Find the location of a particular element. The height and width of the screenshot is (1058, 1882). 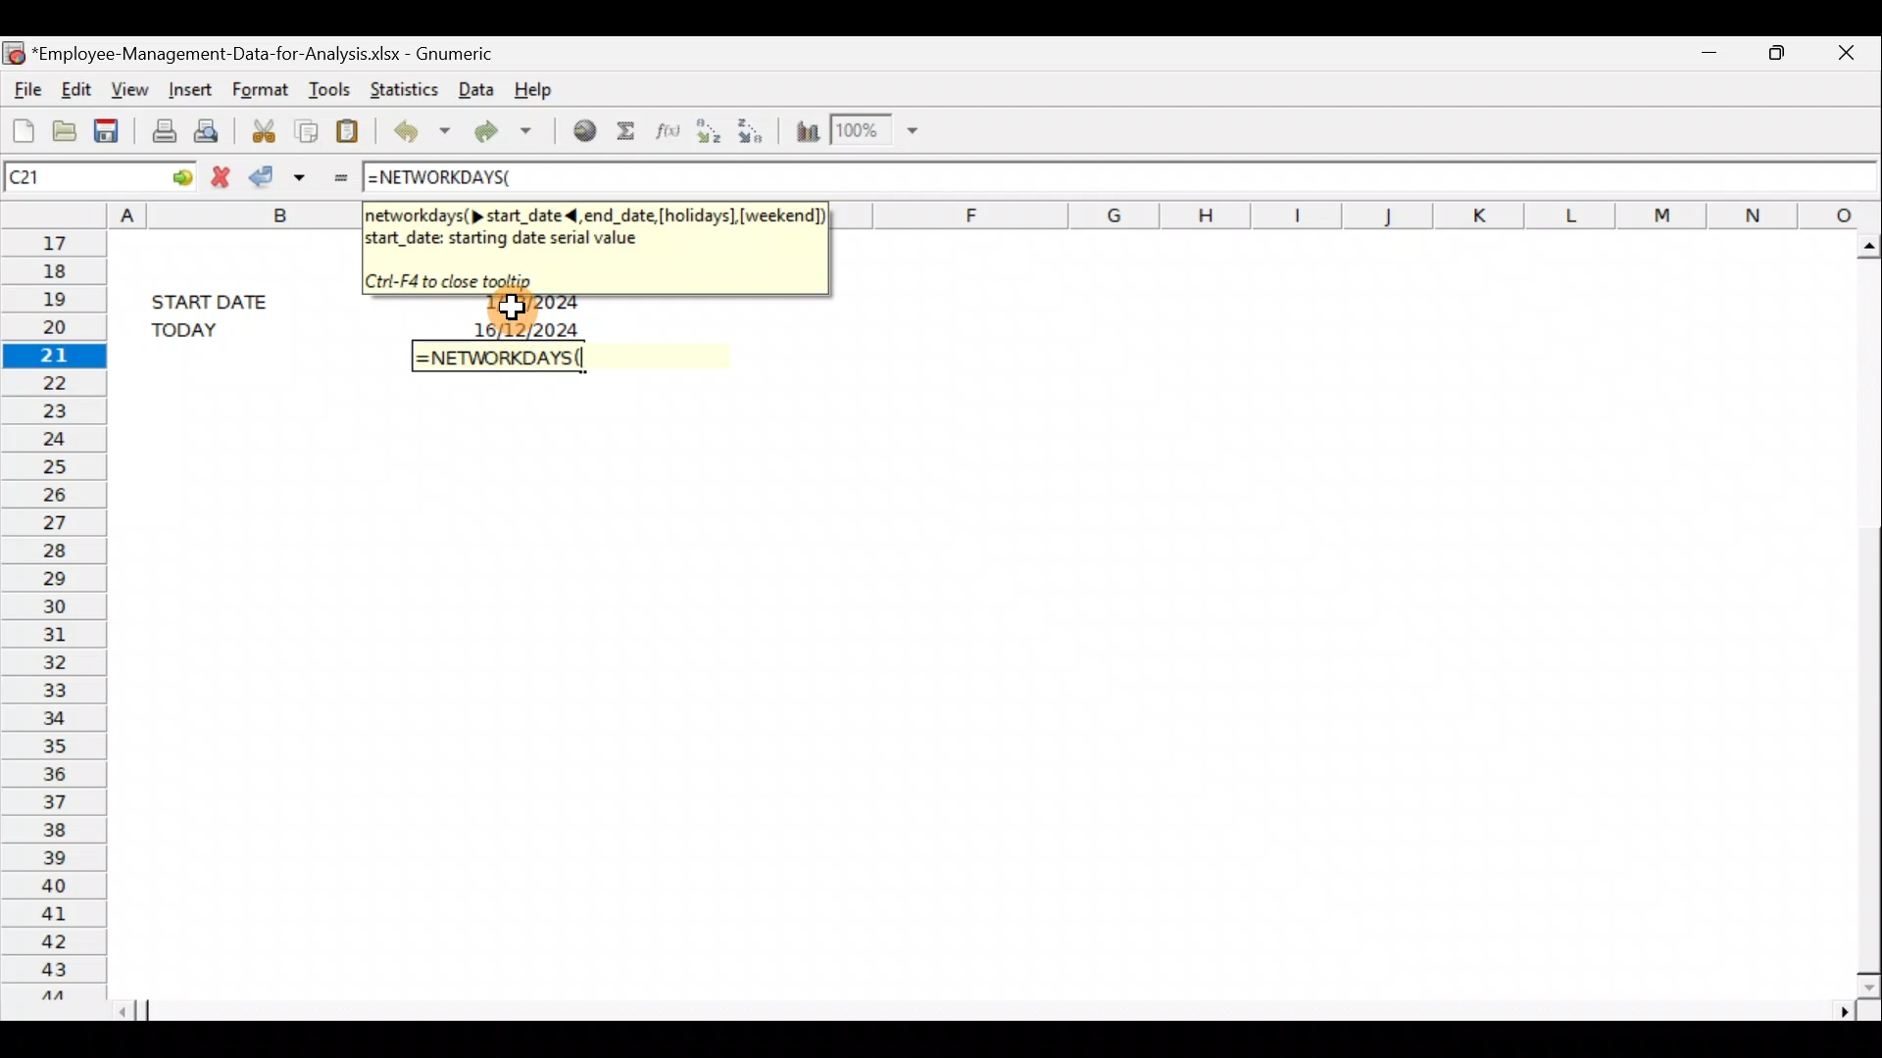

GO TO is located at coordinates (165, 175).